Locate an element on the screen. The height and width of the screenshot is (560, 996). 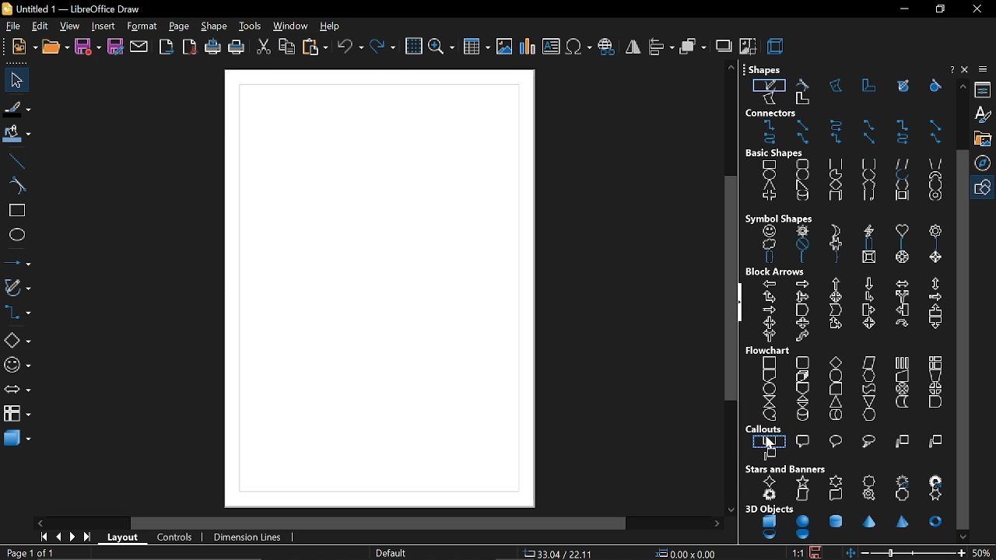
current window is located at coordinates (79, 8).